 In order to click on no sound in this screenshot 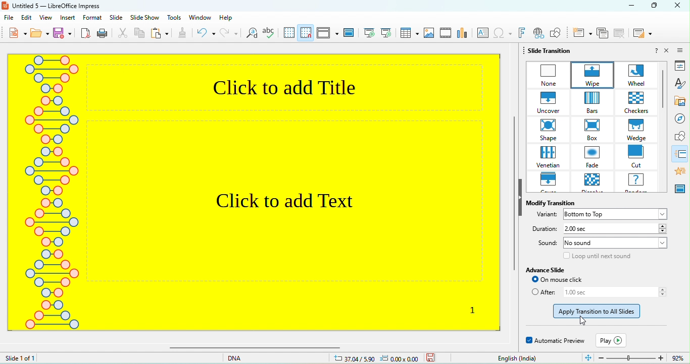, I will do `click(615, 245)`.